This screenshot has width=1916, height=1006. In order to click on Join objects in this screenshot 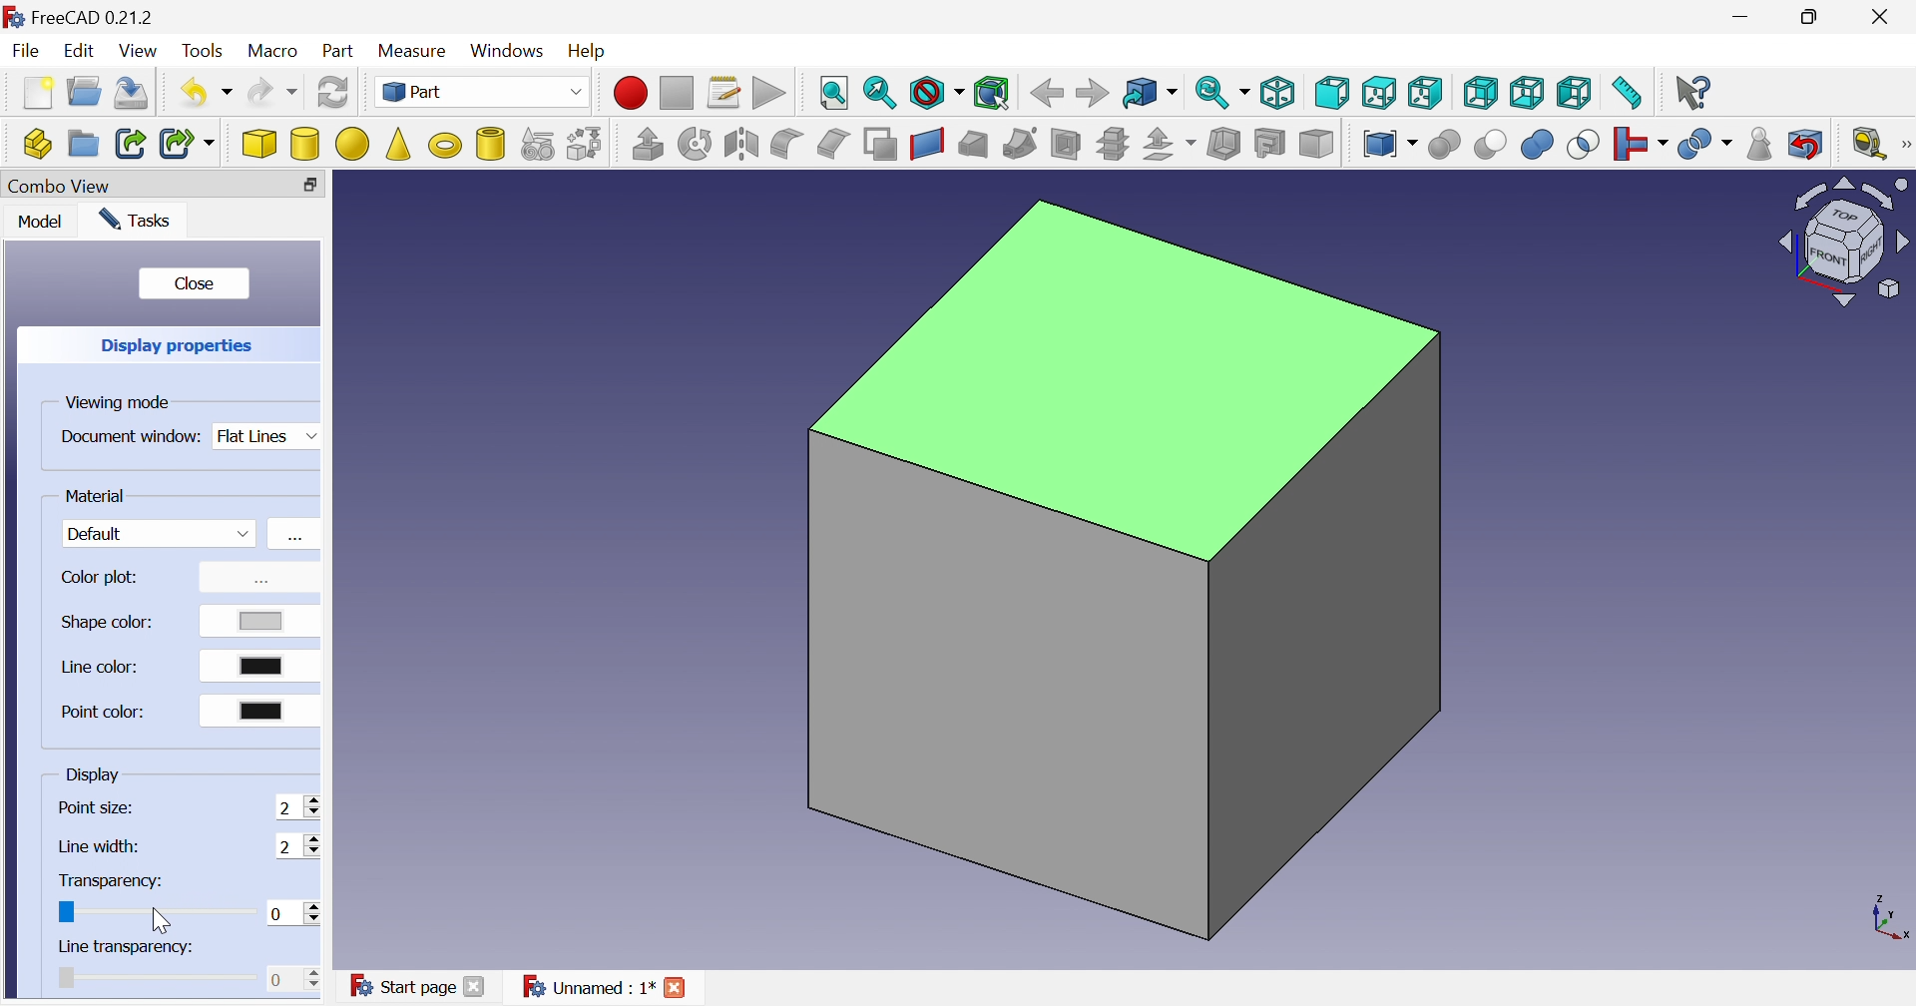, I will do `click(1644, 144)`.